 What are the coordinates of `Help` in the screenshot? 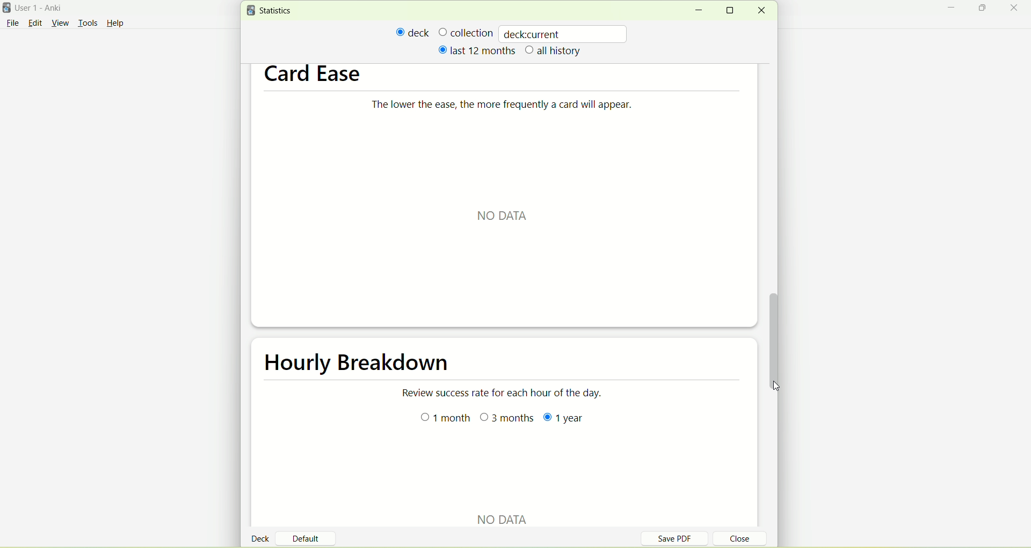 It's located at (115, 25).